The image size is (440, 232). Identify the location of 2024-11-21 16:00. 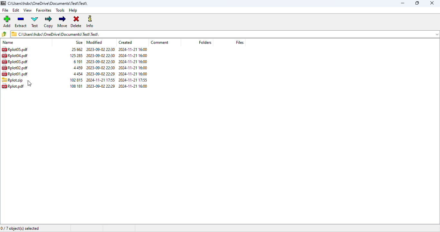
(134, 74).